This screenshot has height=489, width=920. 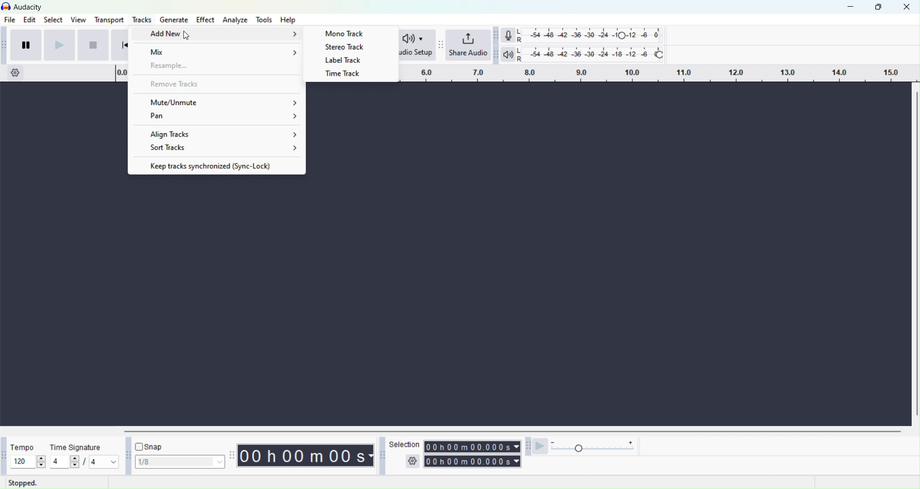 What do you see at coordinates (512, 431) in the screenshot?
I see `Vertical scroll bar` at bounding box center [512, 431].